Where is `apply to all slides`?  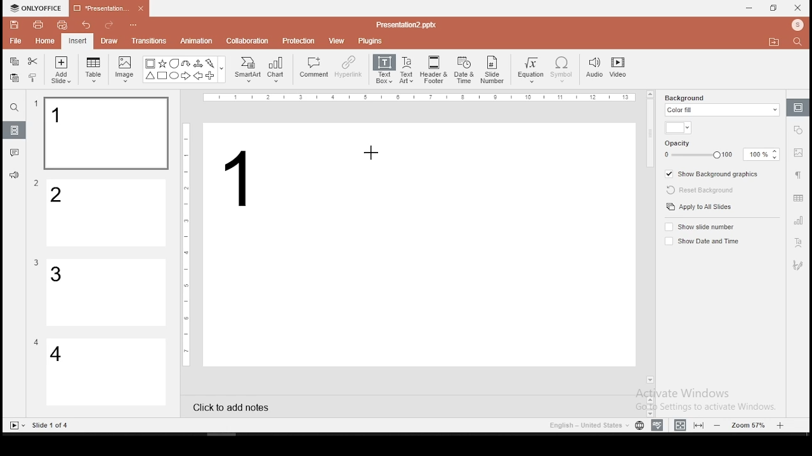
apply to all slides is located at coordinates (698, 208).